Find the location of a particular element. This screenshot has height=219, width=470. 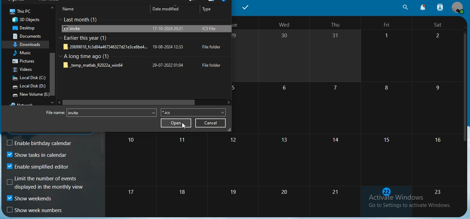

cancel is located at coordinates (212, 123).